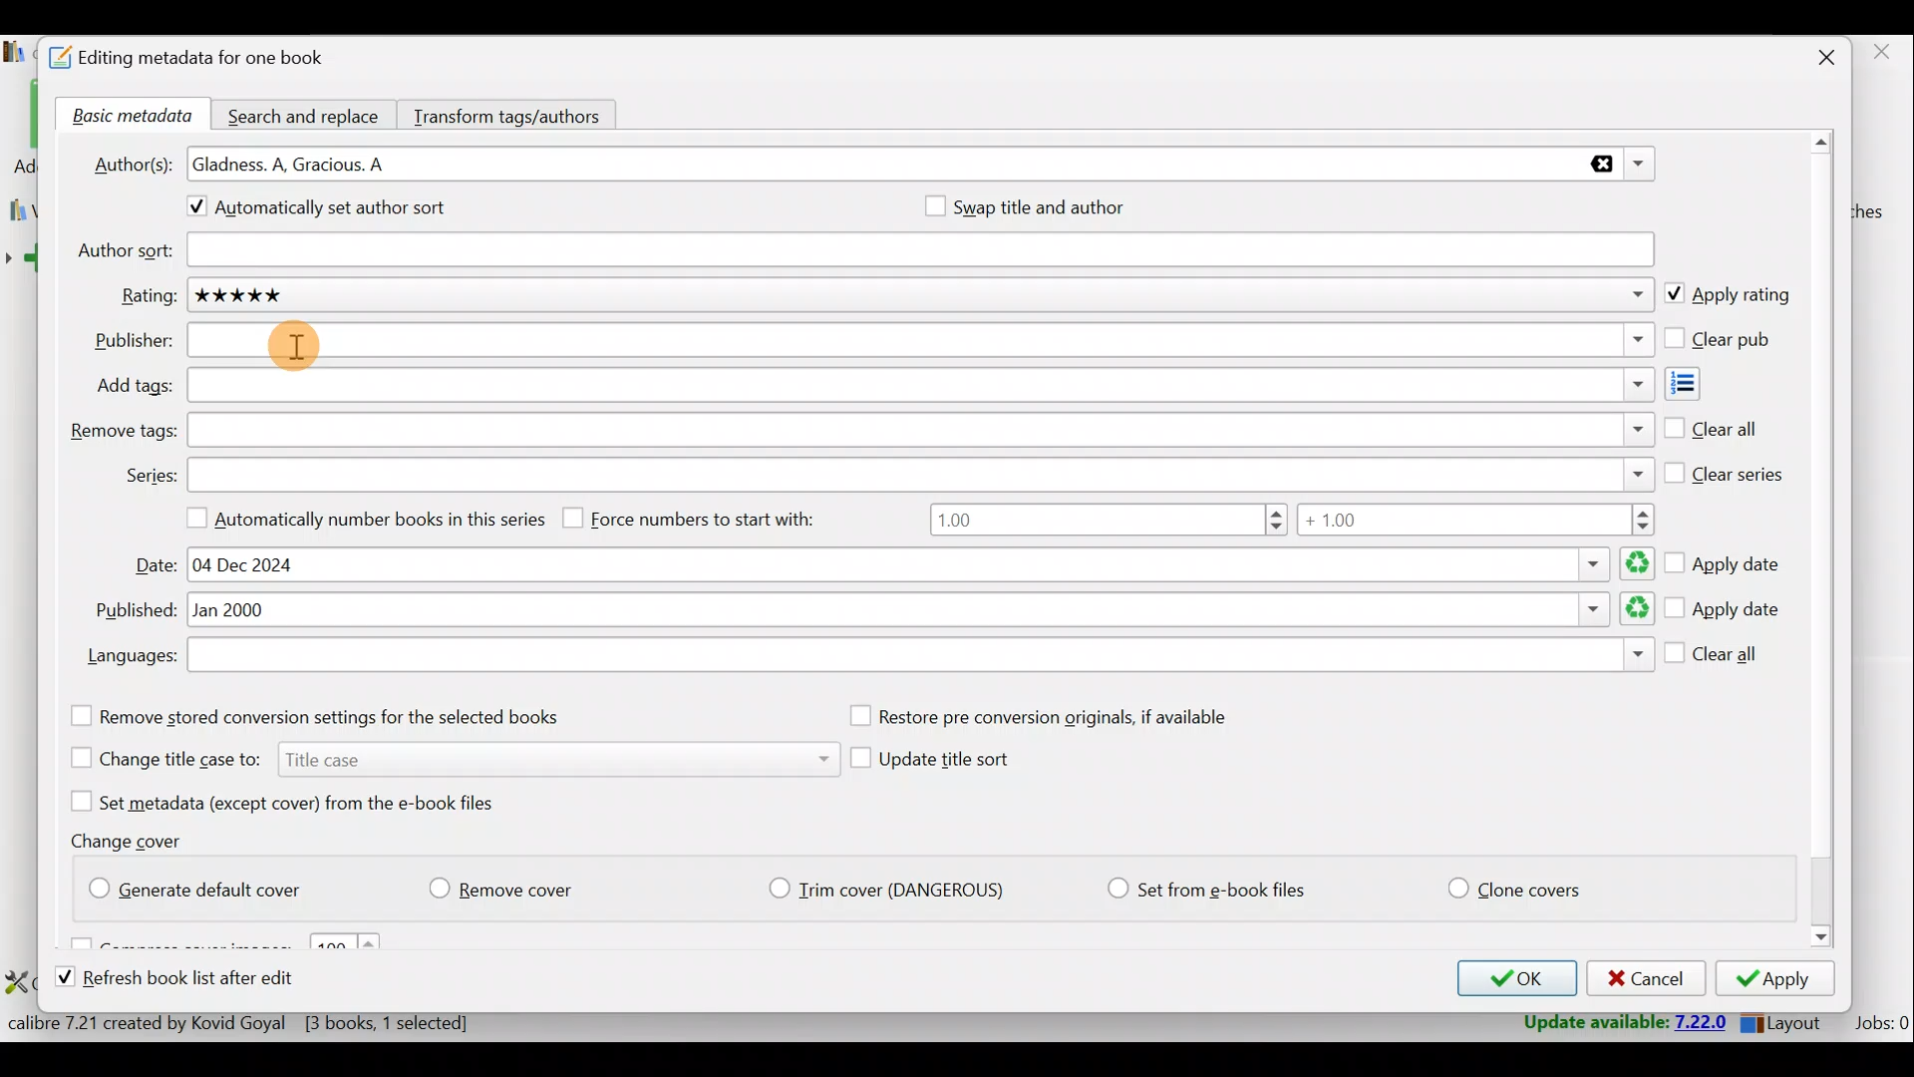 The width and height of the screenshot is (1914, 1077). What do you see at coordinates (1643, 979) in the screenshot?
I see `Cancel` at bounding box center [1643, 979].